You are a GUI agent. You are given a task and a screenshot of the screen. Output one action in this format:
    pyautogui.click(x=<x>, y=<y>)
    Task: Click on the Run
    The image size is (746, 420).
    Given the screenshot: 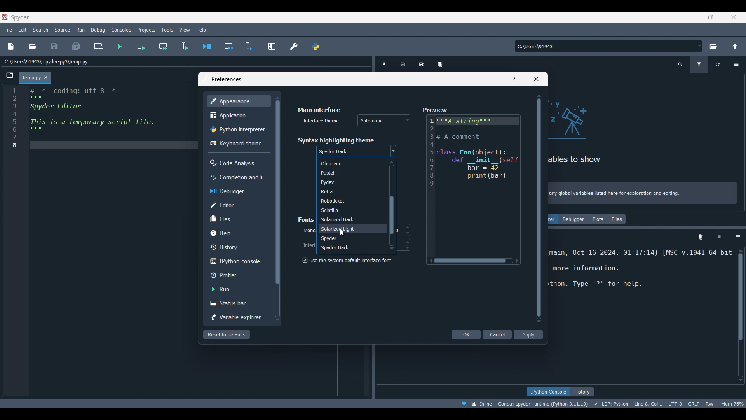 What is the action you would take?
    pyautogui.click(x=238, y=289)
    